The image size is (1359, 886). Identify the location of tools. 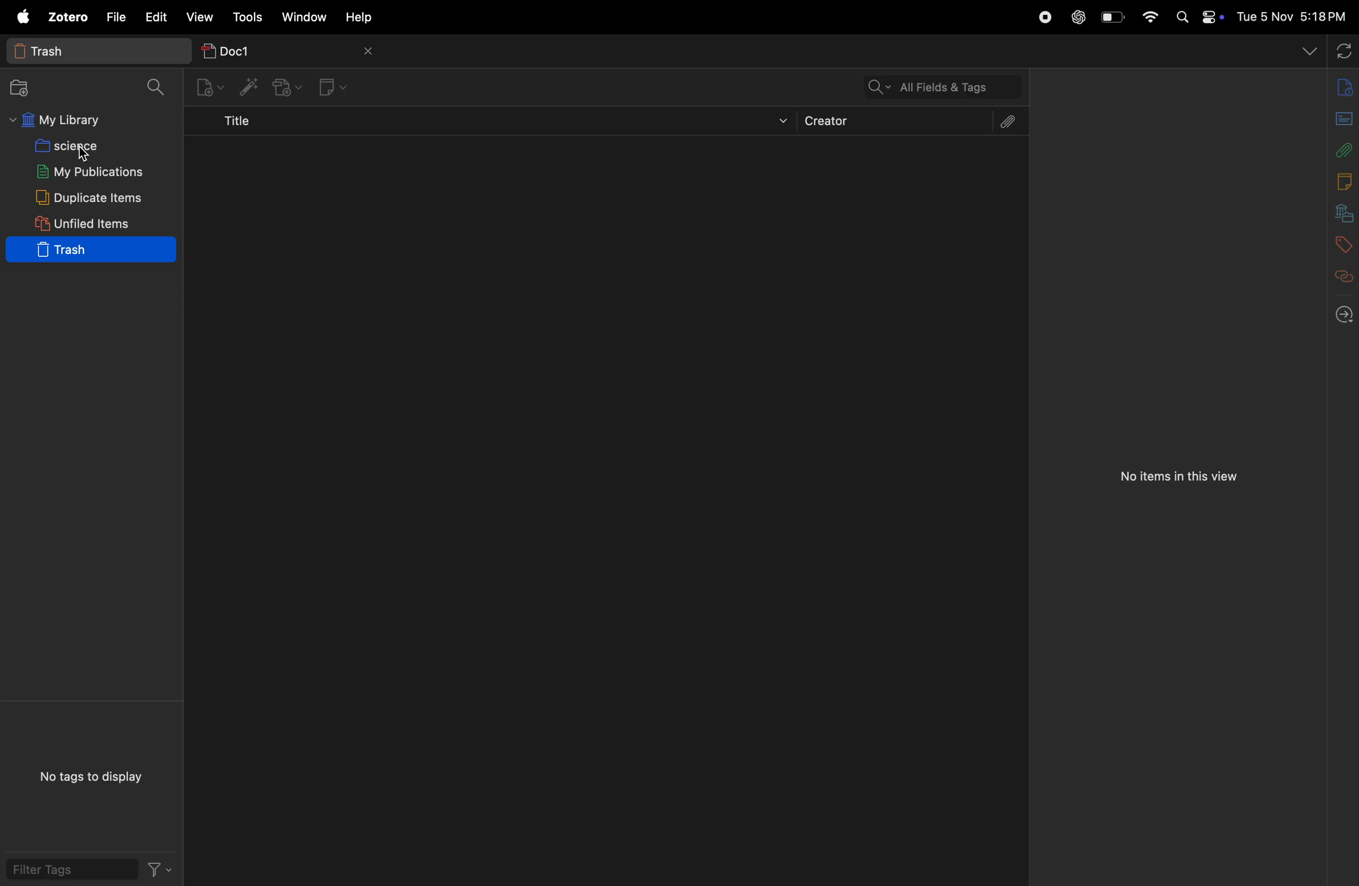
(250, 14).